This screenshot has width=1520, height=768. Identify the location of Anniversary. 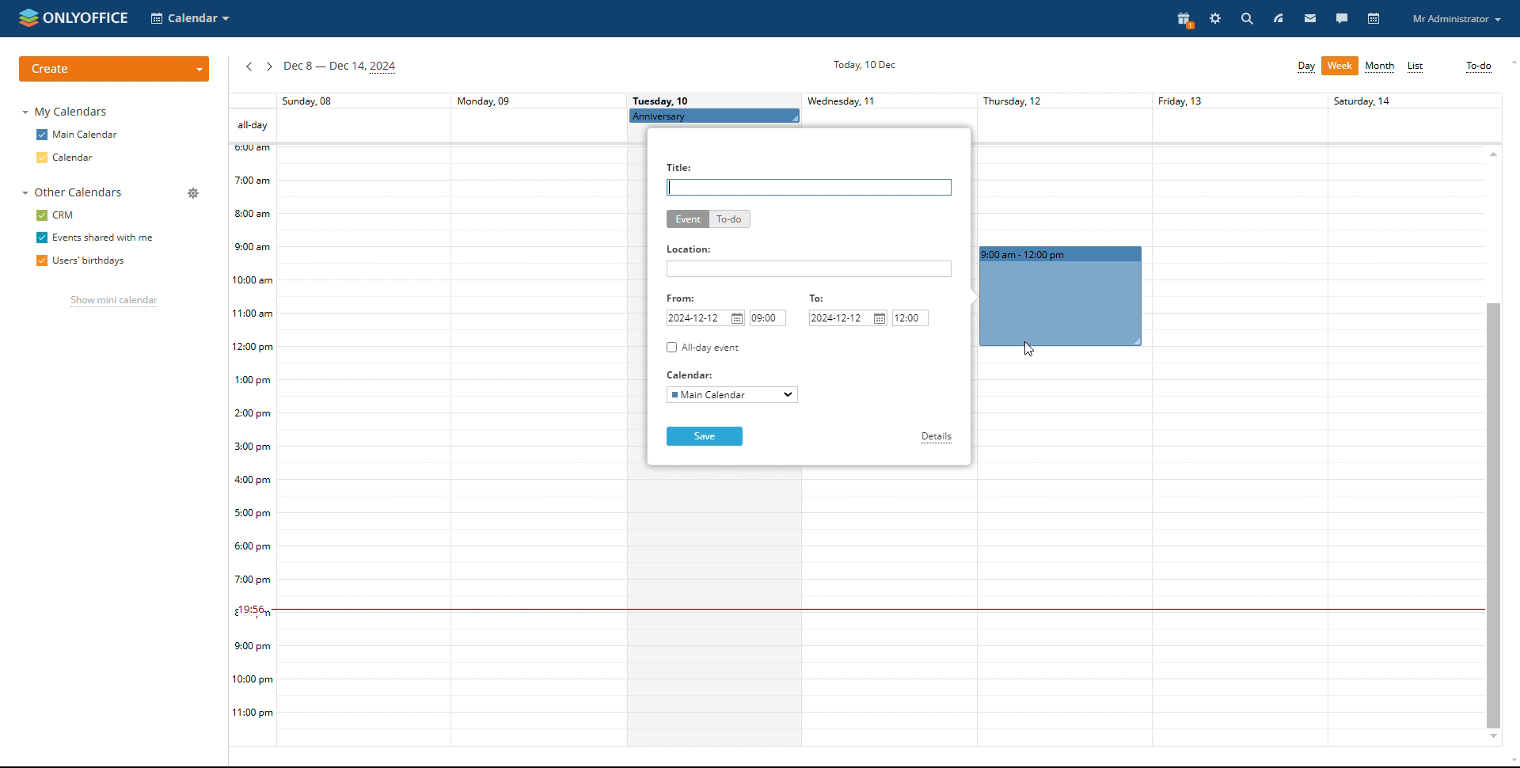
(677, 116).